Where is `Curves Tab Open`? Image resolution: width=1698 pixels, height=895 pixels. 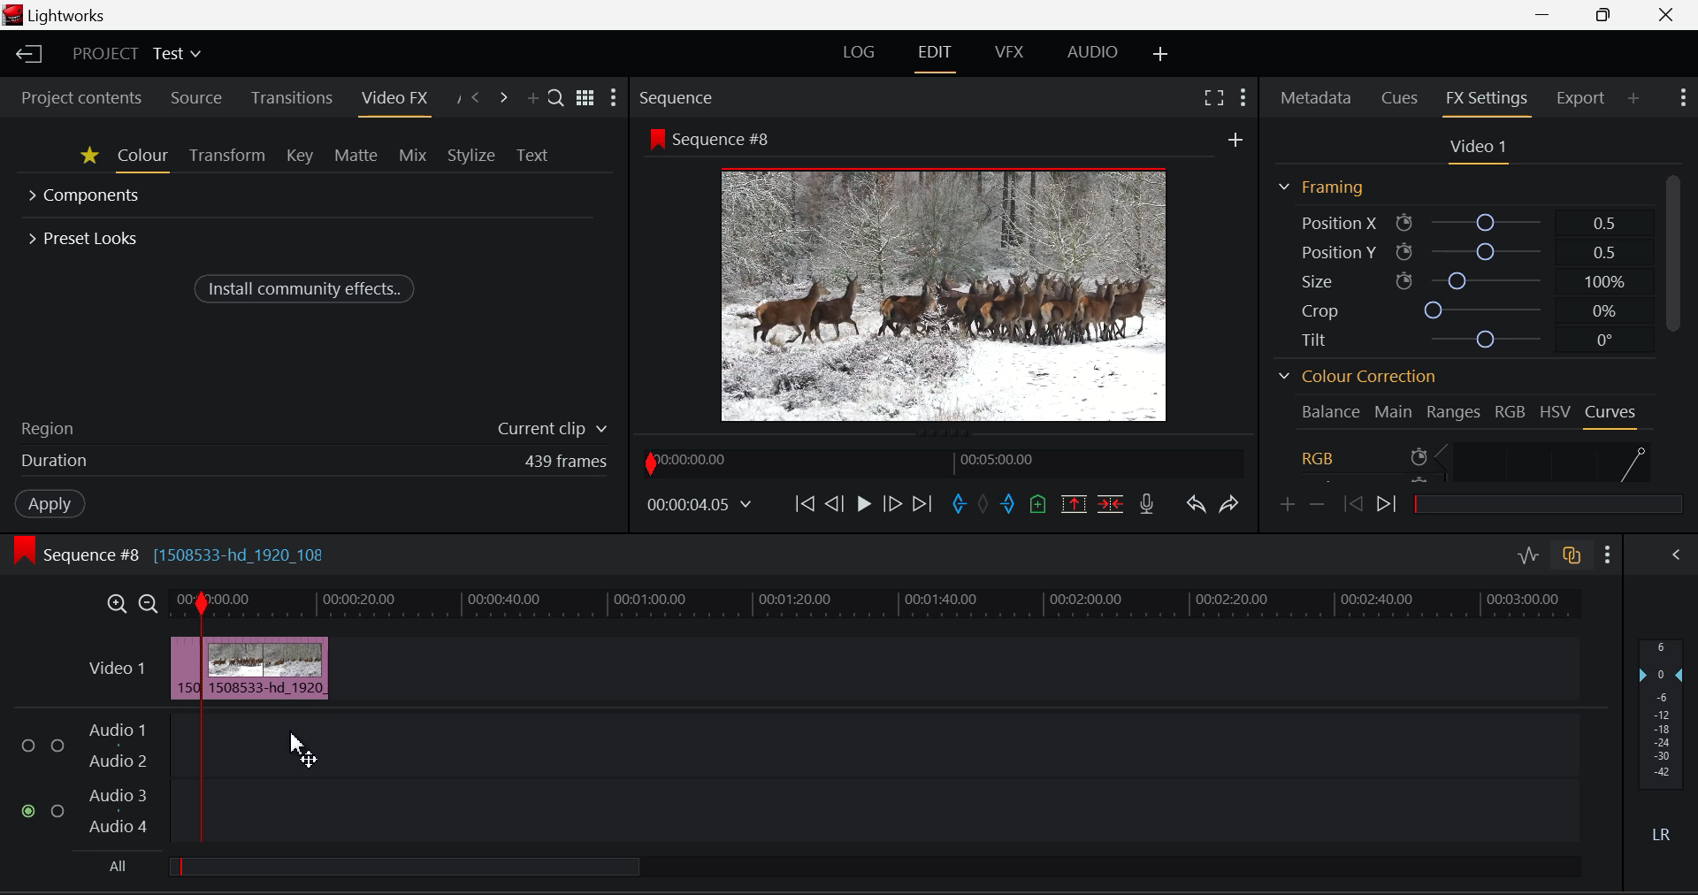 Curves Tab Open is located at coordinates (1610, 414).